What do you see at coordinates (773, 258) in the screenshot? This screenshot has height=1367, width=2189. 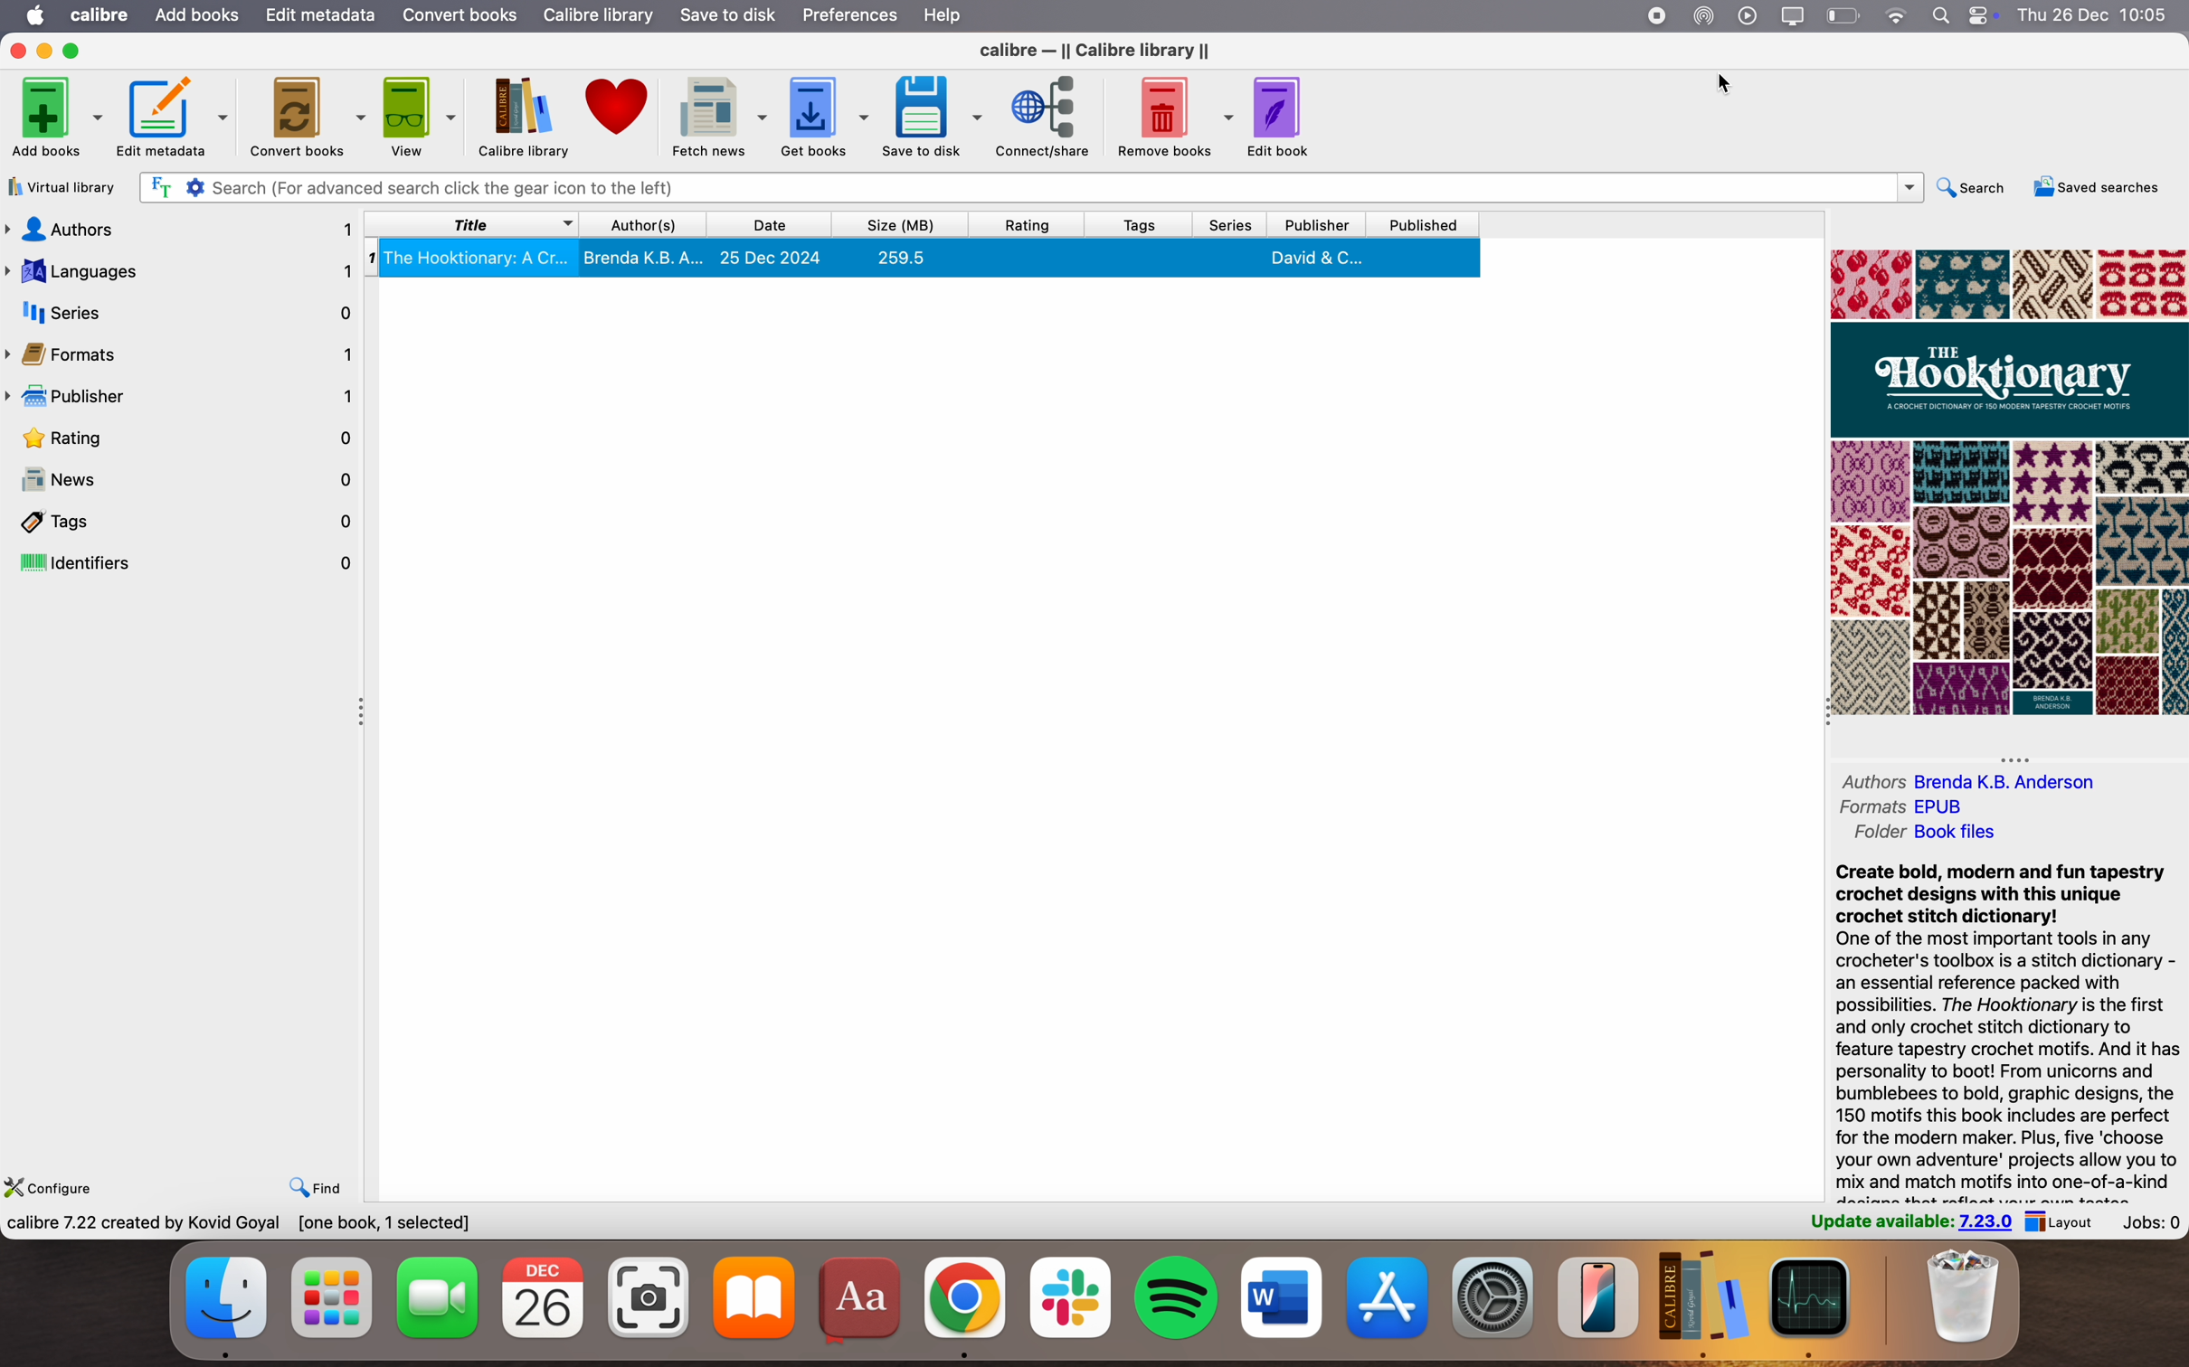 I see `25 Dec 2024` at bounding box center [773, 258].